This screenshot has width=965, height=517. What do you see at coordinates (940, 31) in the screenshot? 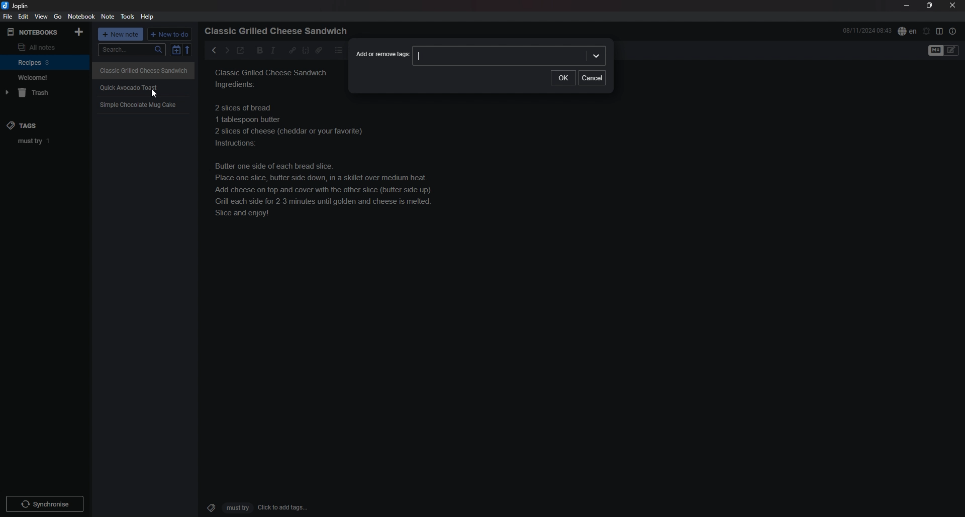
I see `toggle editor layout` at bounding box center [940, 31].